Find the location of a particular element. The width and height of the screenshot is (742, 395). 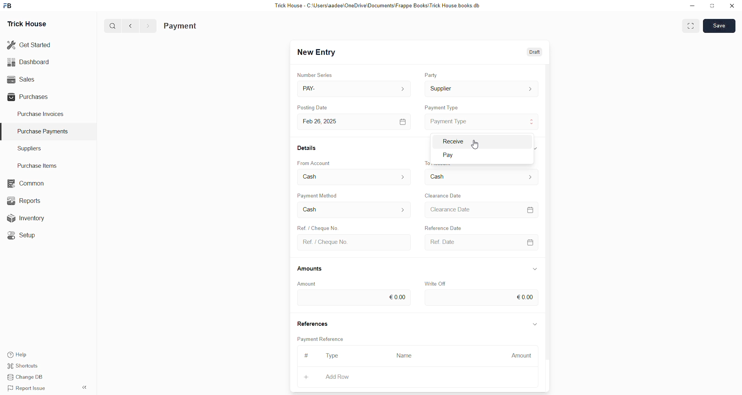

Change DB is located at coordinates (25, 376).